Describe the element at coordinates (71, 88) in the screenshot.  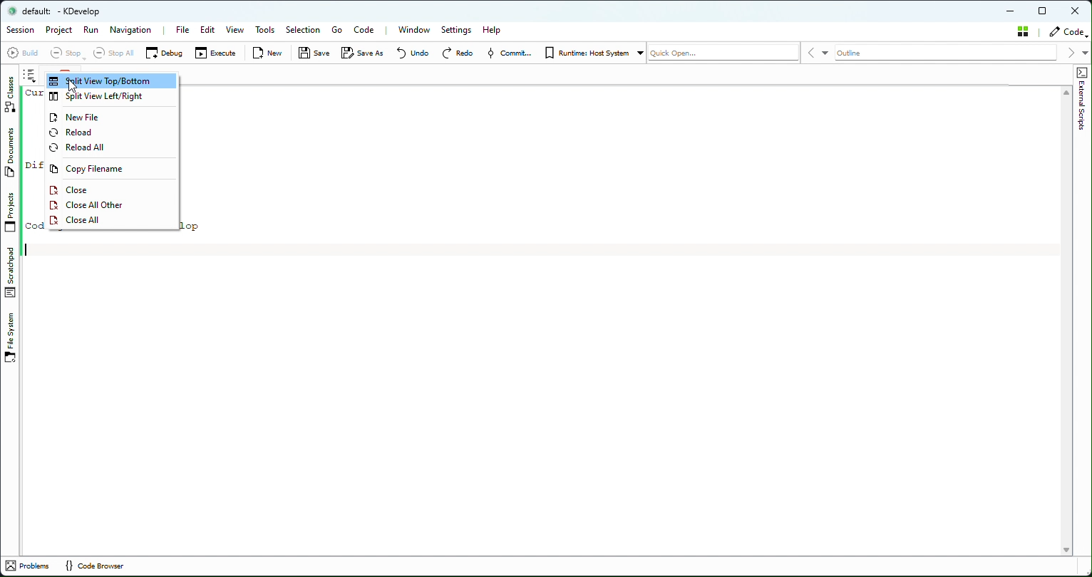
I see `Cursor` at that location.